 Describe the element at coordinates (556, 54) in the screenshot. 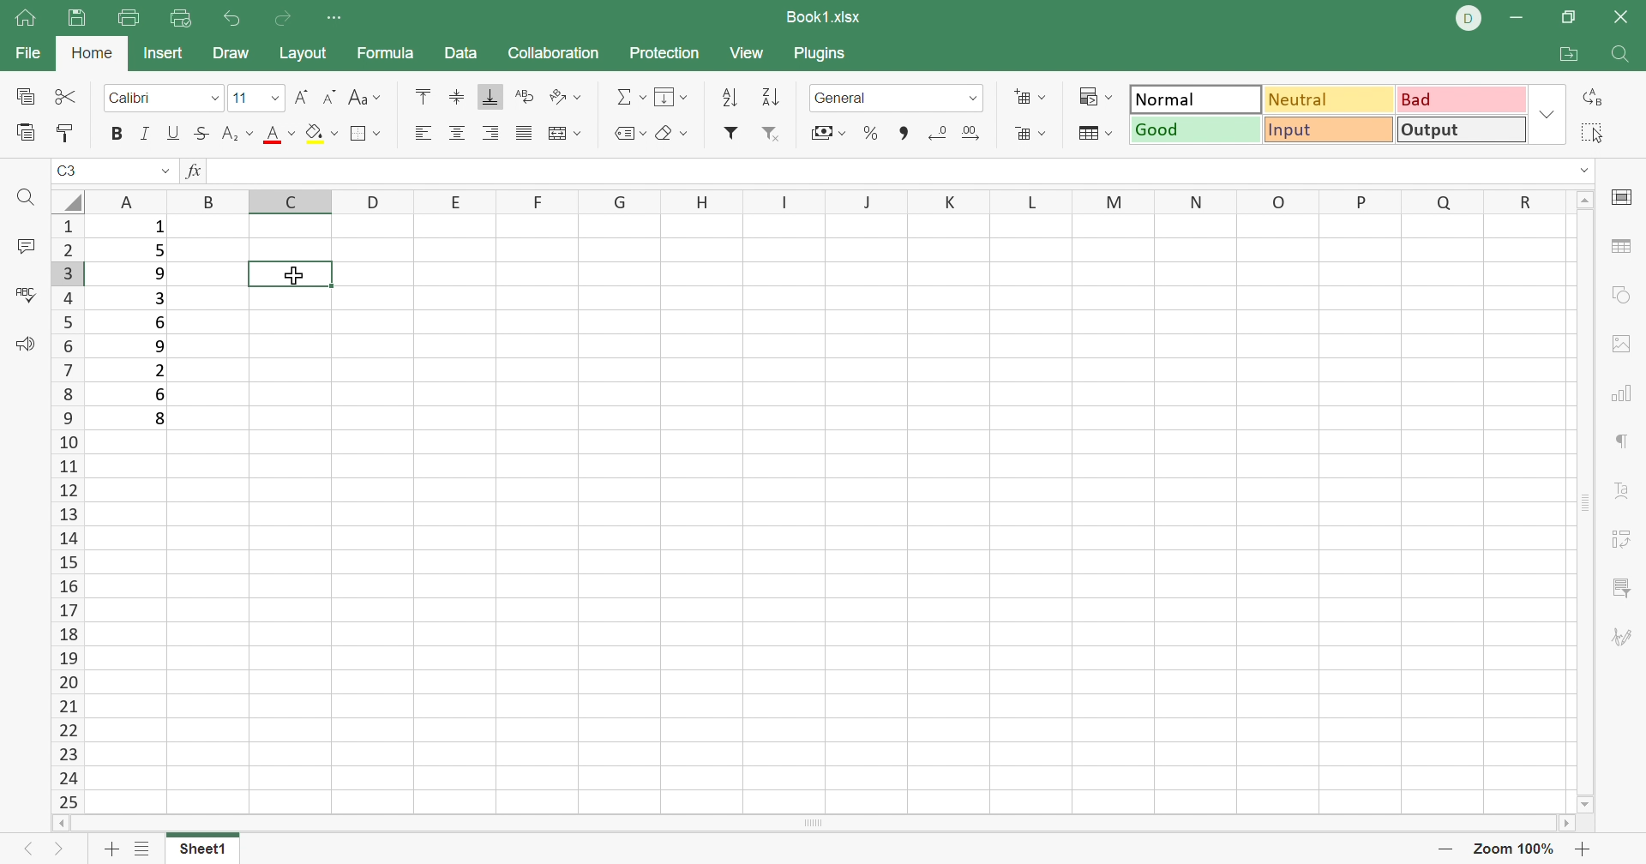

I see `Collaboration` at that location.